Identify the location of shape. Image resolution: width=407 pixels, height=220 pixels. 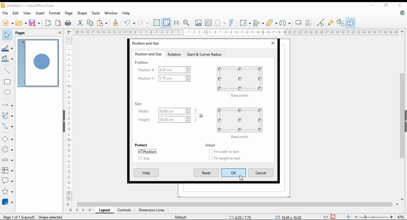
(82, 13).